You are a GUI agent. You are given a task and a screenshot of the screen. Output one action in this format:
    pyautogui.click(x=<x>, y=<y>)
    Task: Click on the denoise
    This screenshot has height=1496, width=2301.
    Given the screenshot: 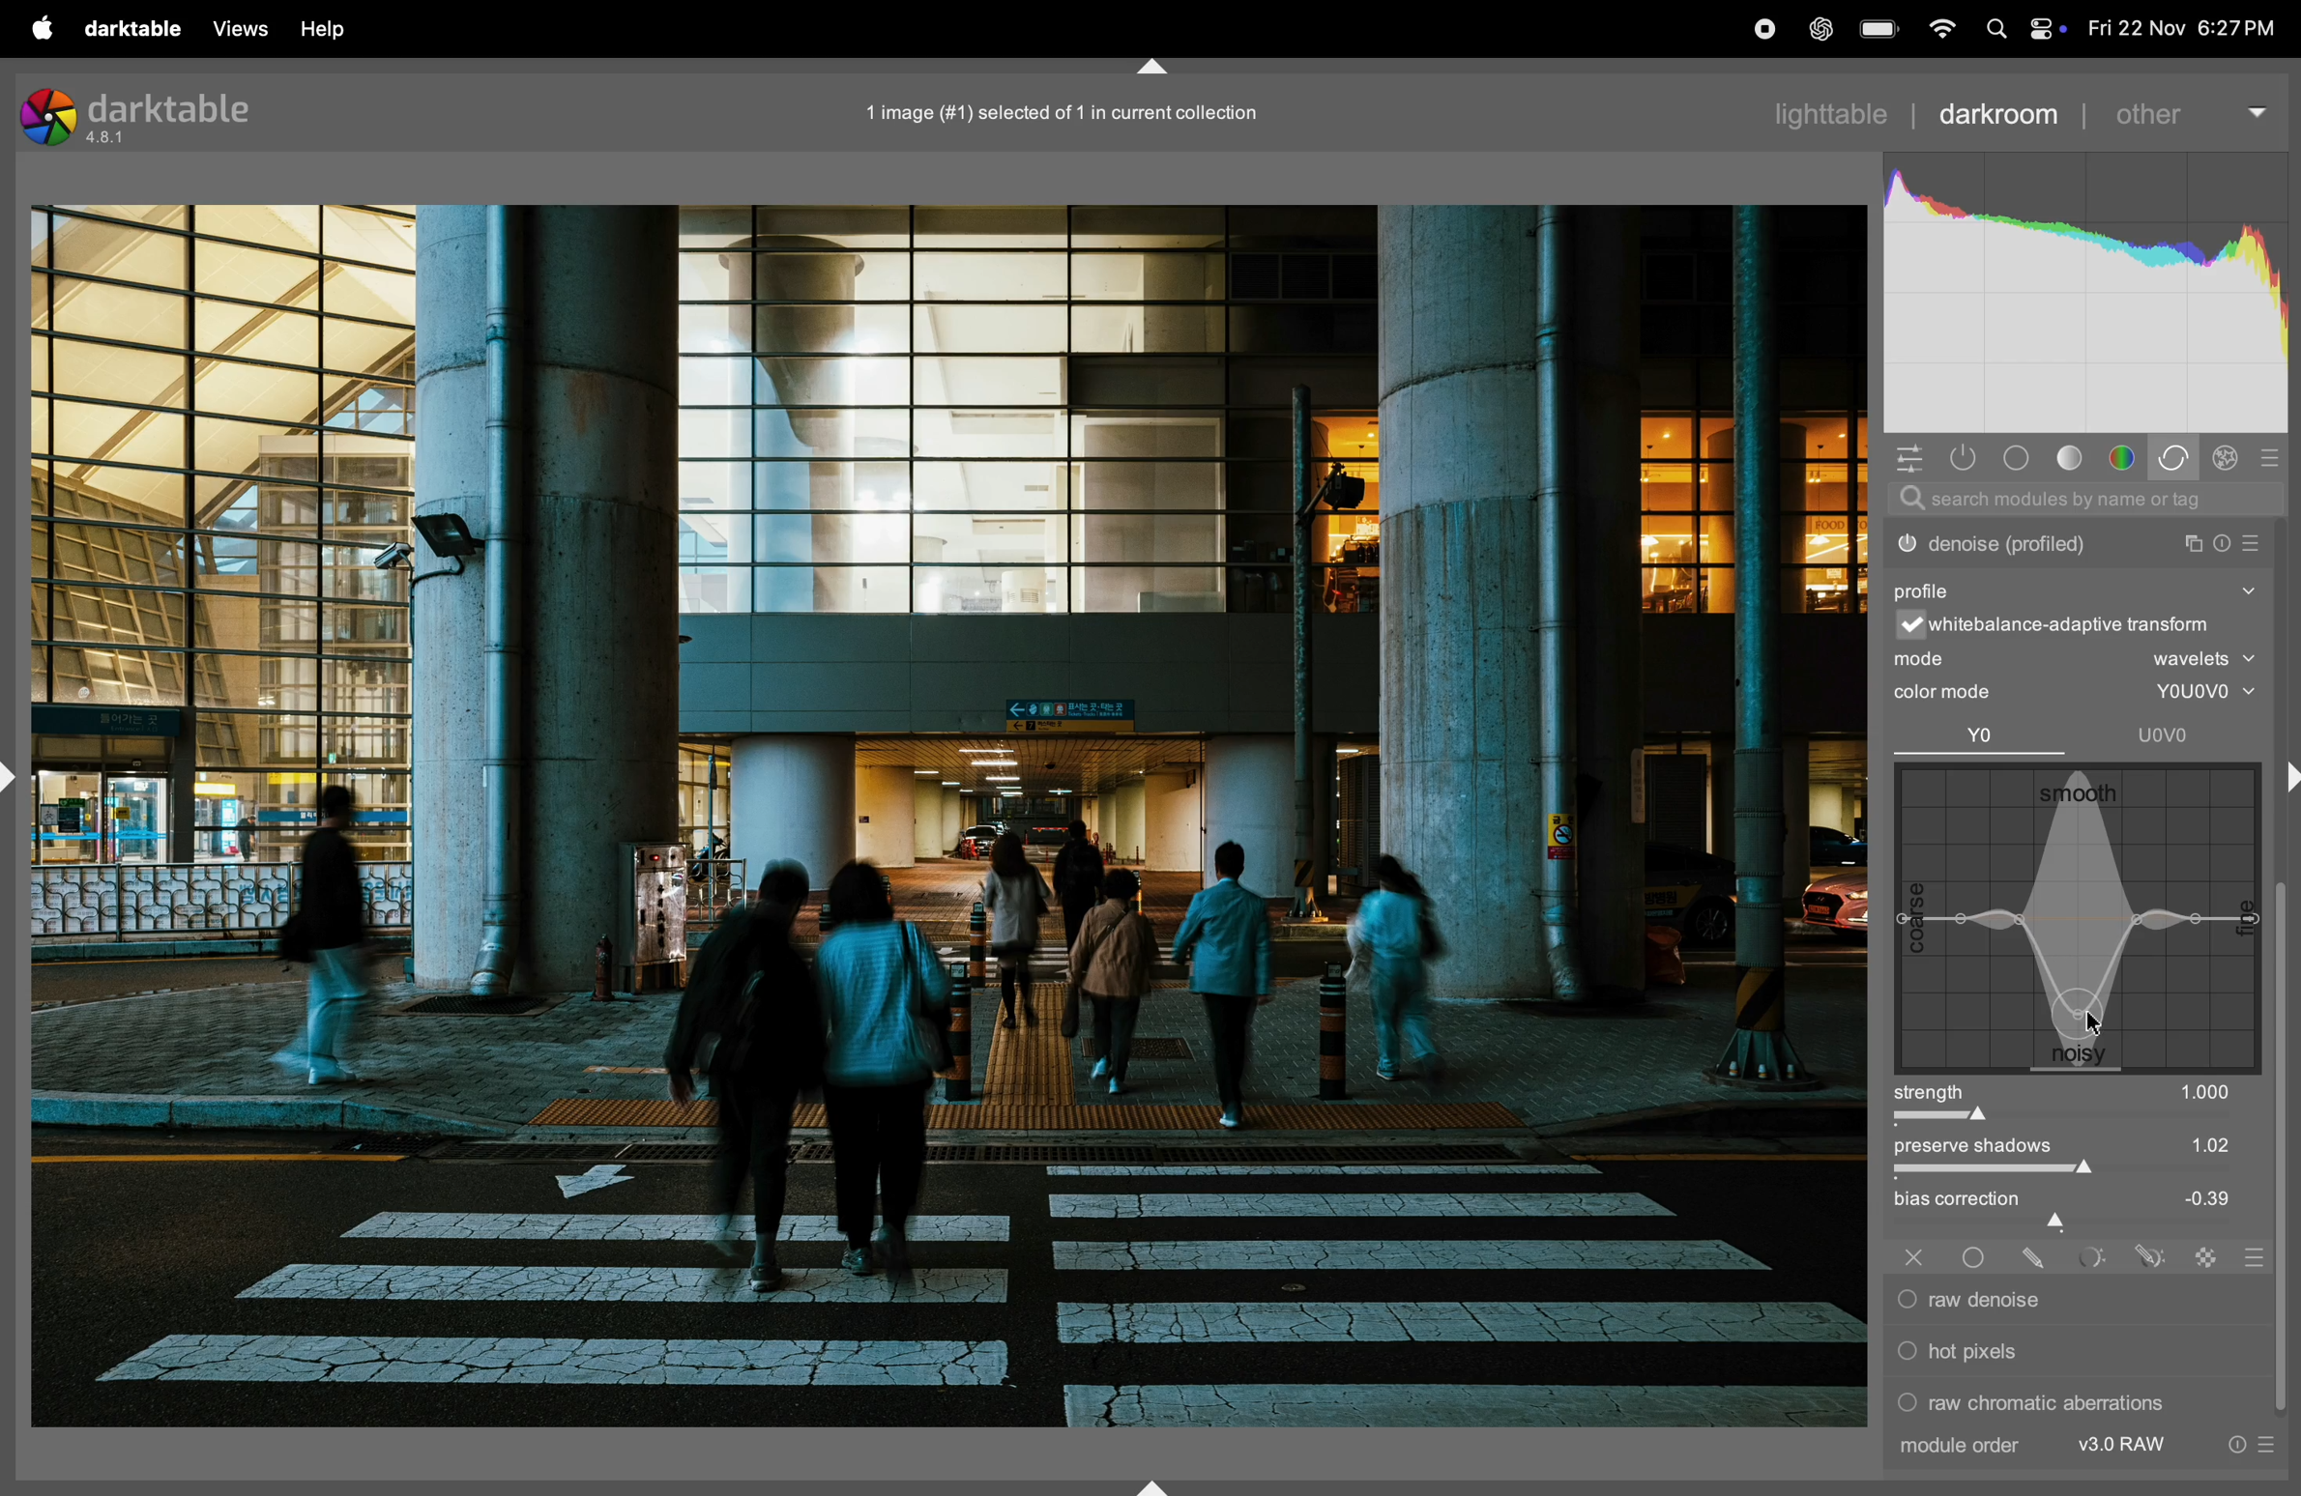 What is the action you would take?
    pyautogui.click(x=2047, y=544)
    